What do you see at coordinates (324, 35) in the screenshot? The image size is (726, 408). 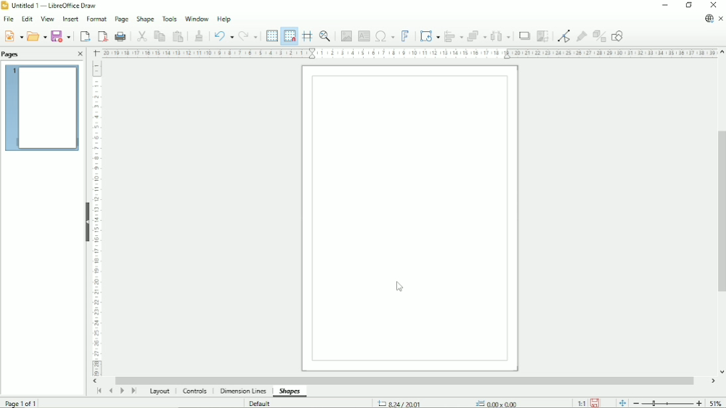 I see `Zoom & pan` at bounding box center [324, 35].